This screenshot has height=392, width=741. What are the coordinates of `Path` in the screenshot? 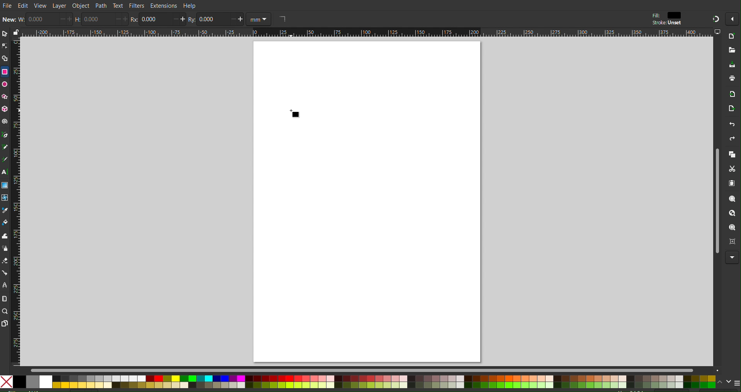 It's located at (100, 6).